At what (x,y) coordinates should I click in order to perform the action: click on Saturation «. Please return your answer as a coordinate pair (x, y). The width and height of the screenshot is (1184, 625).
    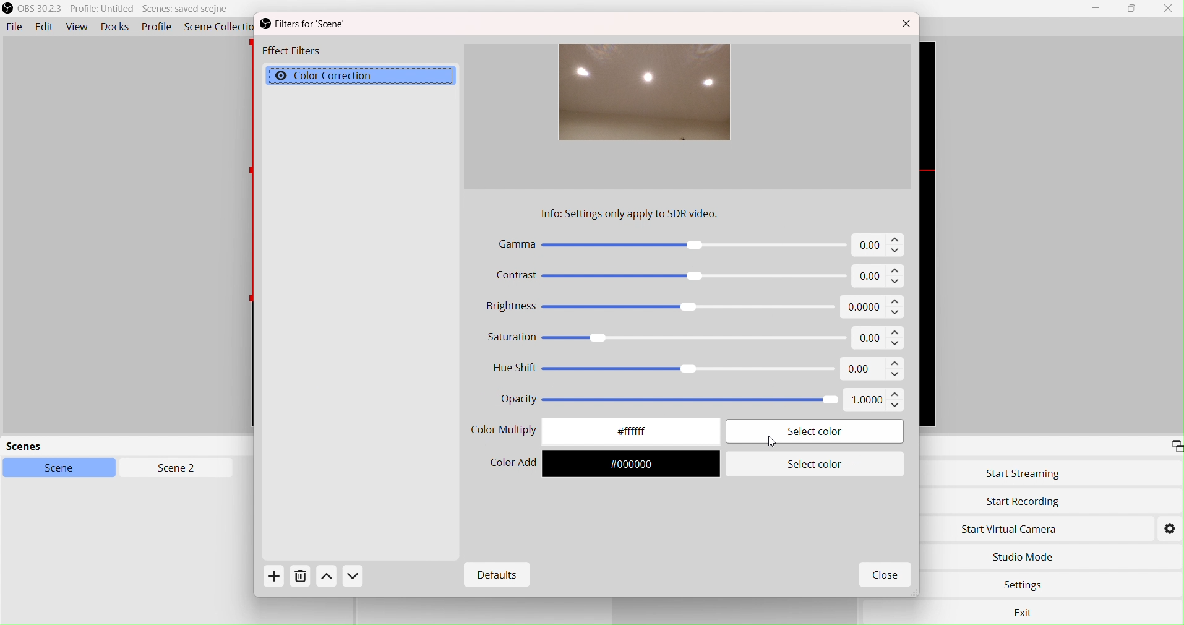
    Looking at the image, I should click on (667, 336).